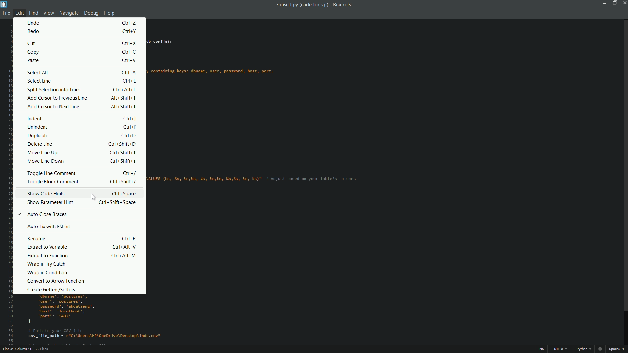  What do you see at coordinates (50, 290) in the screenshot?
I see `create getter/setter` at bounding box center [50, 290].